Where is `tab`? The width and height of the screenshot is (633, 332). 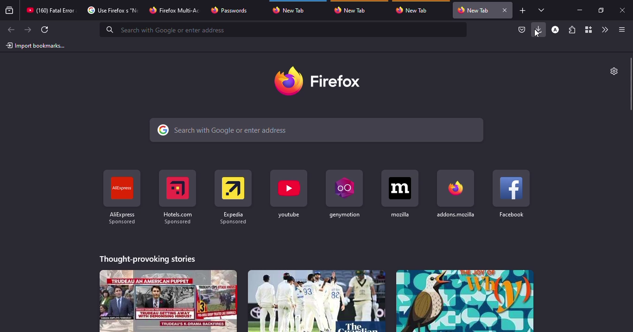
tab is located at coordinates (414, 10).